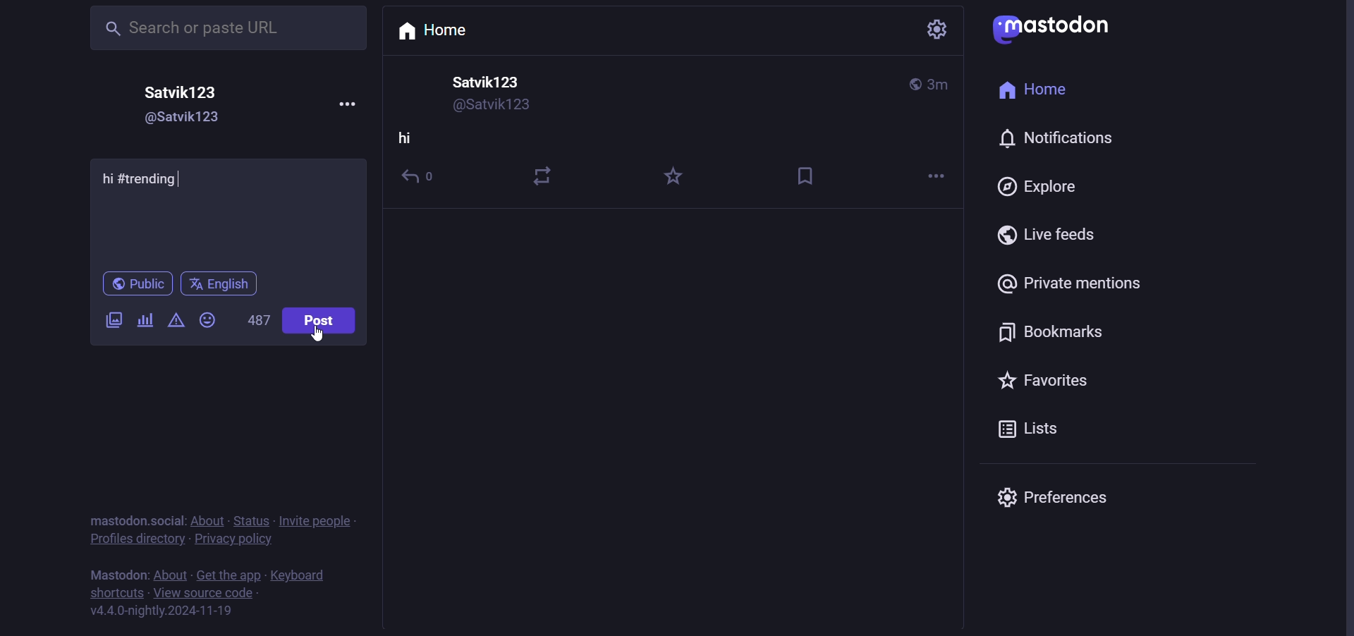 The width and height of the screenshot is (1354, 636). Describe the element at coordinates (236, 542) in the screenshot. I see `policy` at that location.